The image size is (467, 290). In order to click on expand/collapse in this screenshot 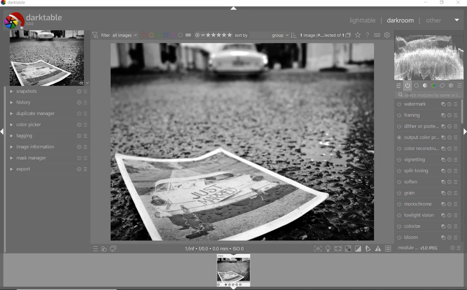, I will do `click(3, 132)`.